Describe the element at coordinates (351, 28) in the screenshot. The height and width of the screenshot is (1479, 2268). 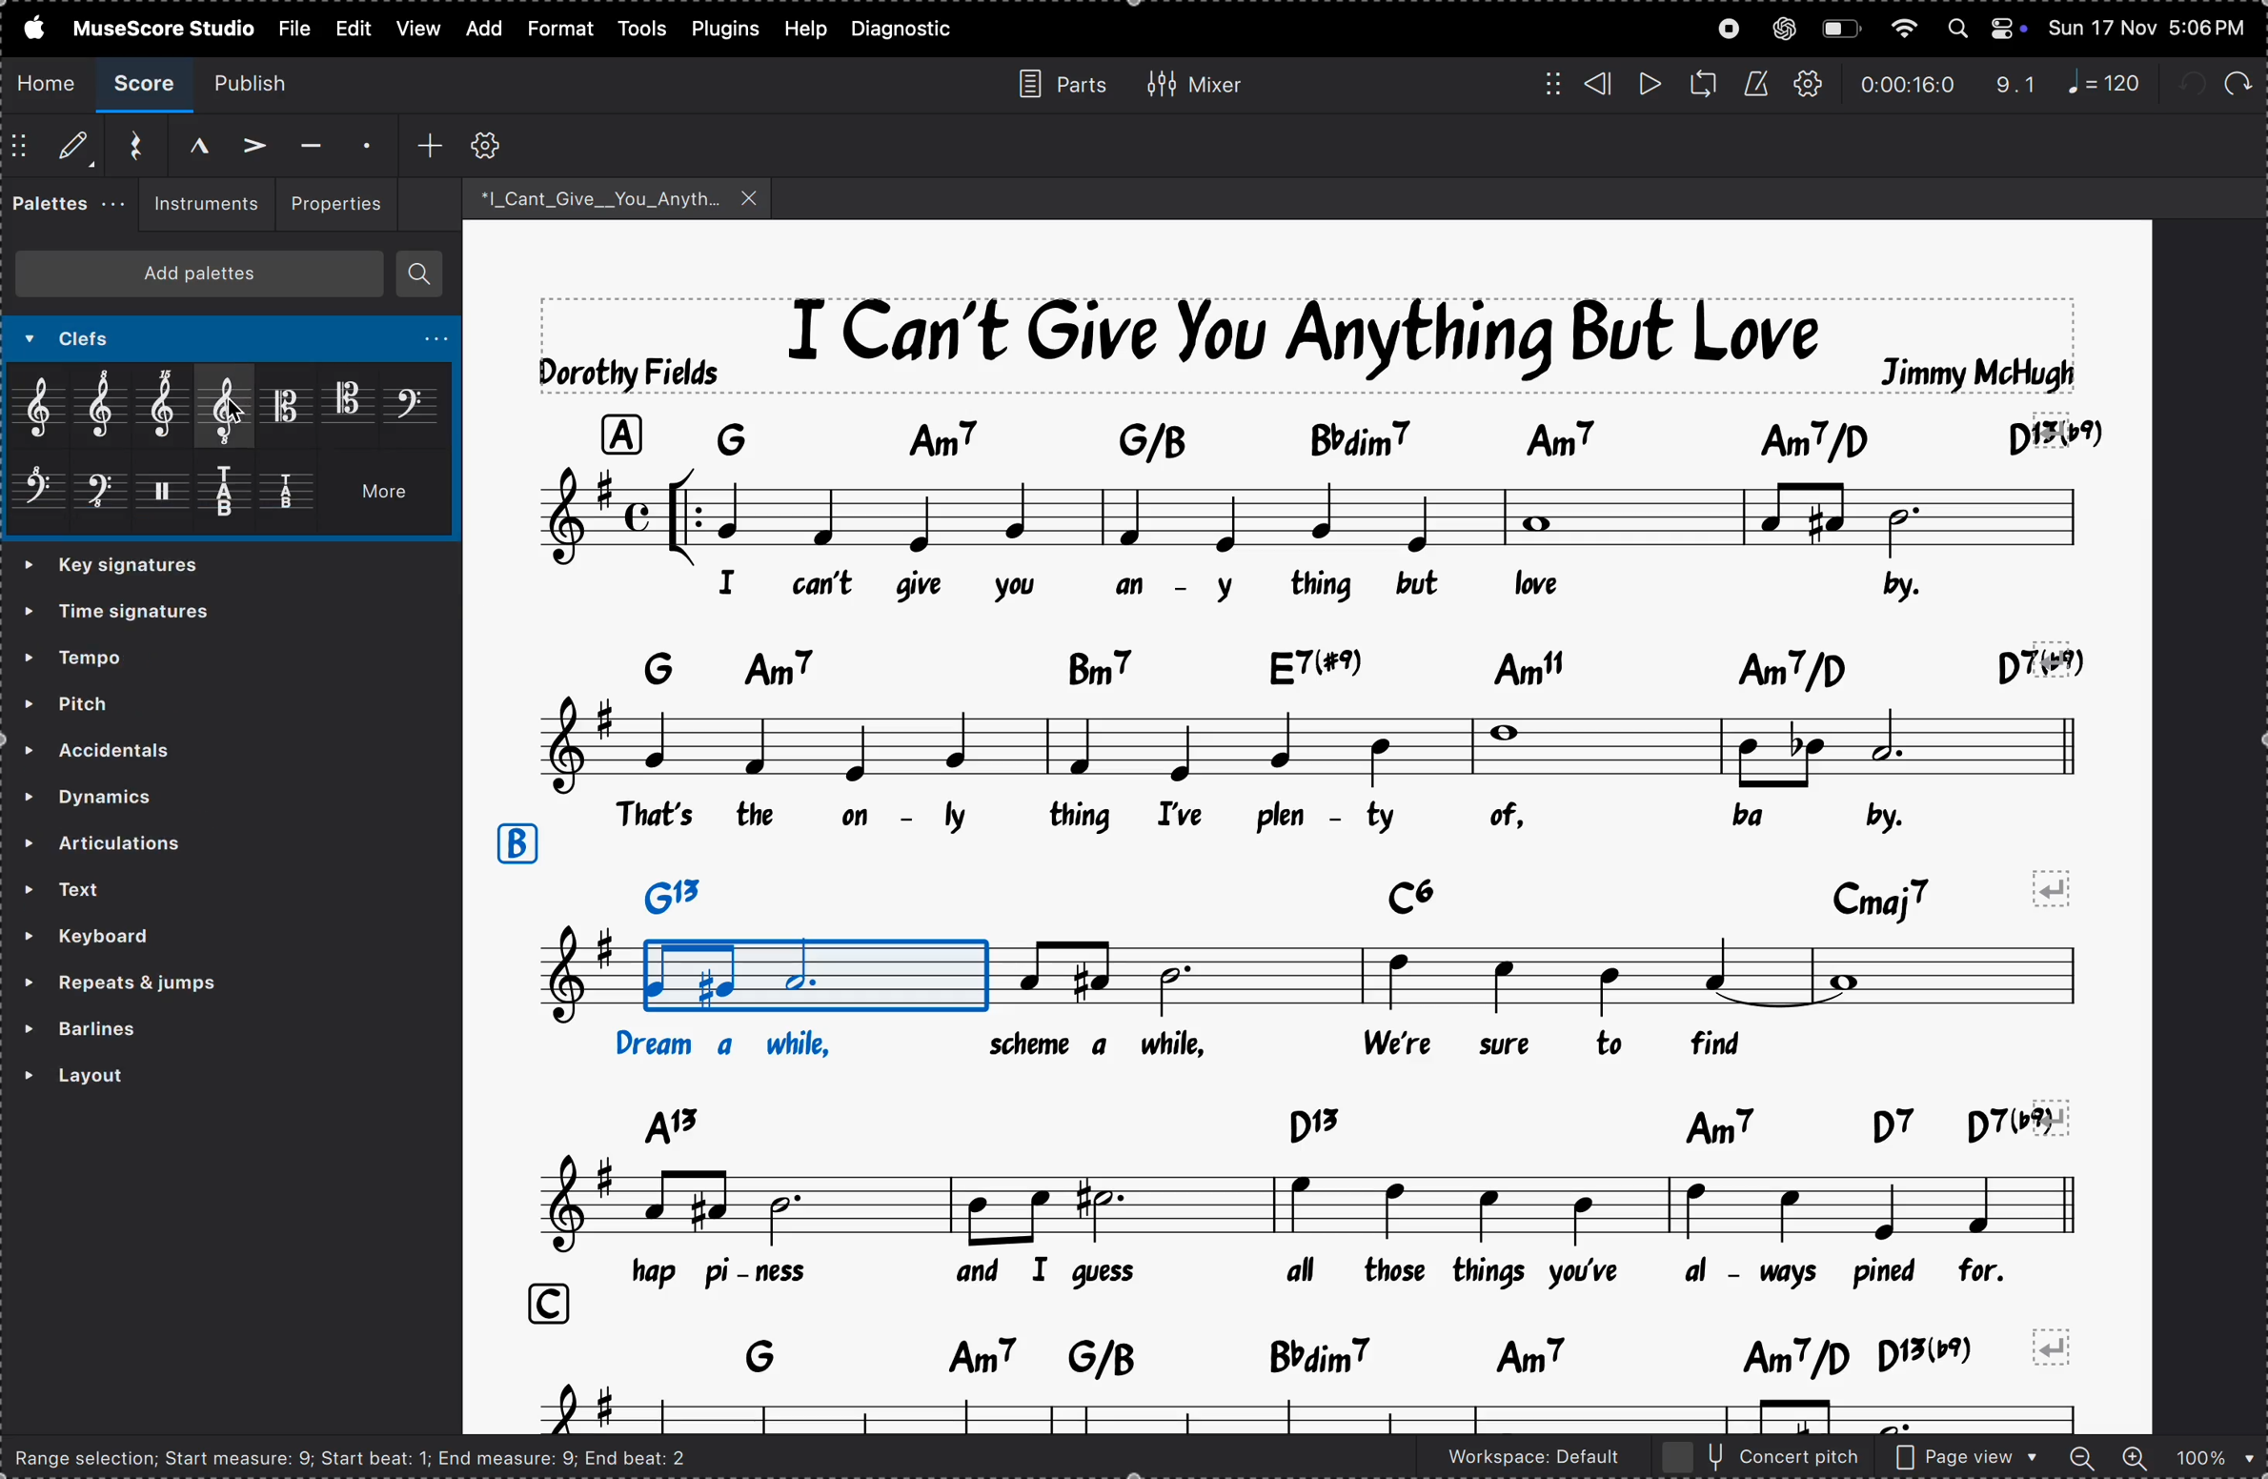
I see `view` at that location.